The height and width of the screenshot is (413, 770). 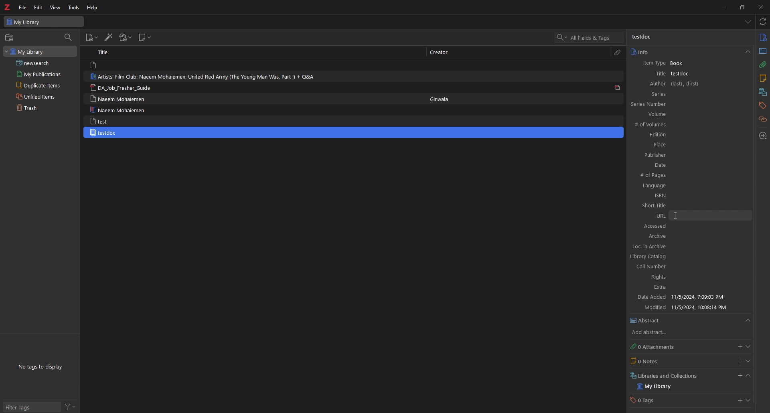 What do you see at coordinates (762, 119) in the screenshot?
I see `related` at bounding box center [762, 119].